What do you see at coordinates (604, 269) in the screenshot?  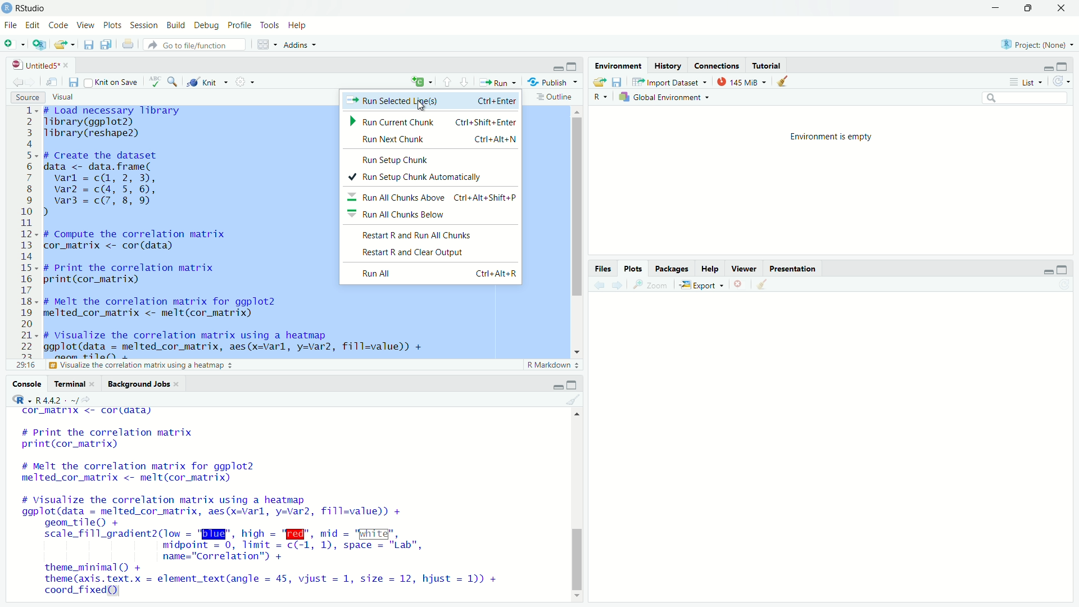 I see `files` at bounding box center [604, 269].